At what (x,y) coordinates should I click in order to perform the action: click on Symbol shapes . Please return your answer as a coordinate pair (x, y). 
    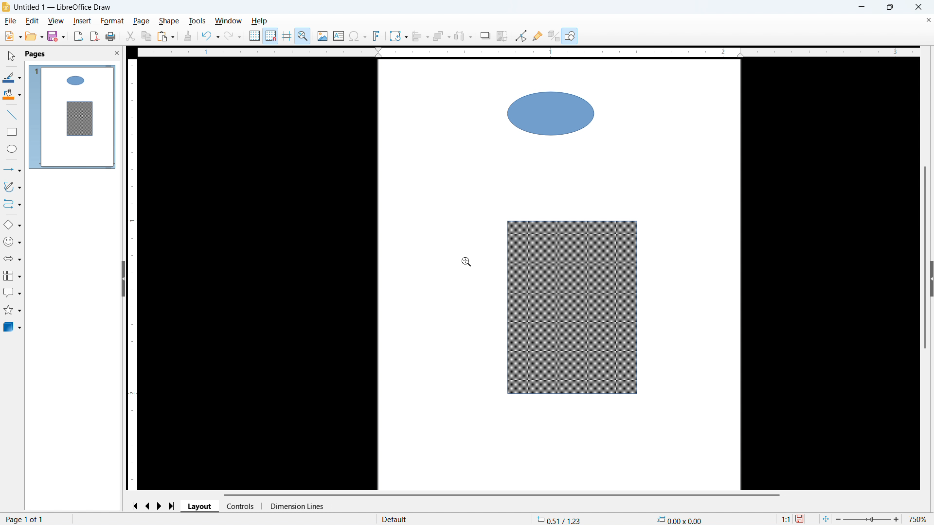
    Looking at the image, I should click on (13, 242).